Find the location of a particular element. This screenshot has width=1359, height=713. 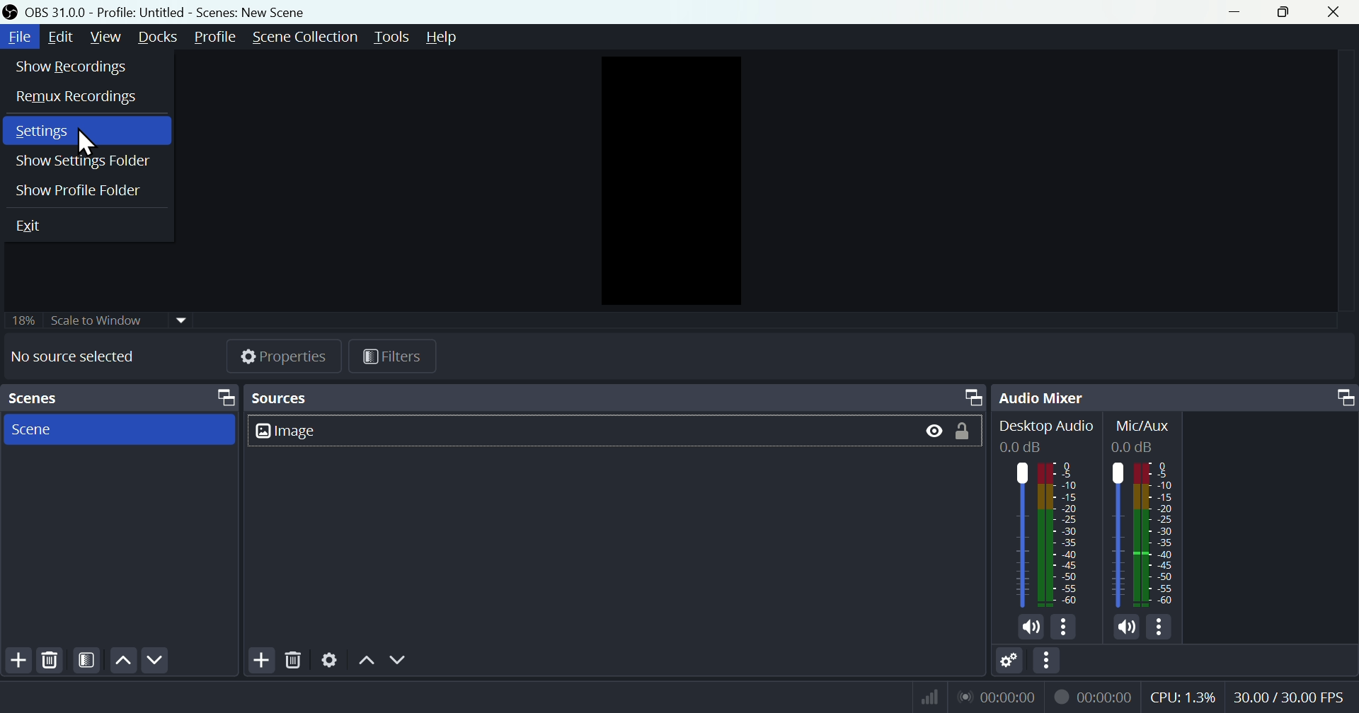

 is located at coordinates (1145, 533).